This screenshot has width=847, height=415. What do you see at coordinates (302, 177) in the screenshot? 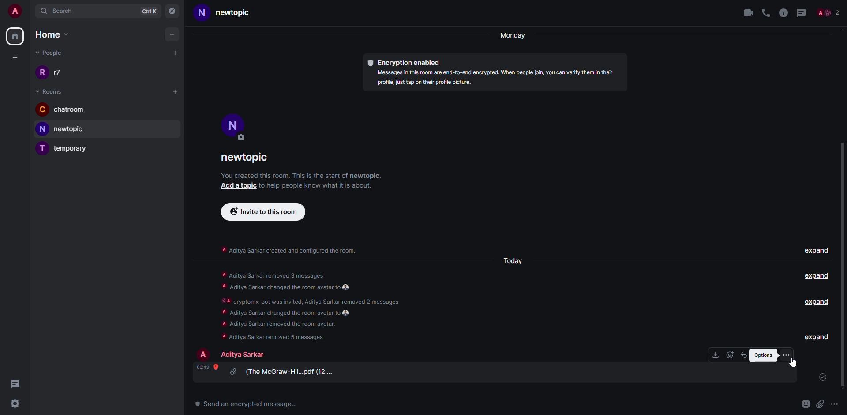
I see `info` at bounding box center [302, 177].